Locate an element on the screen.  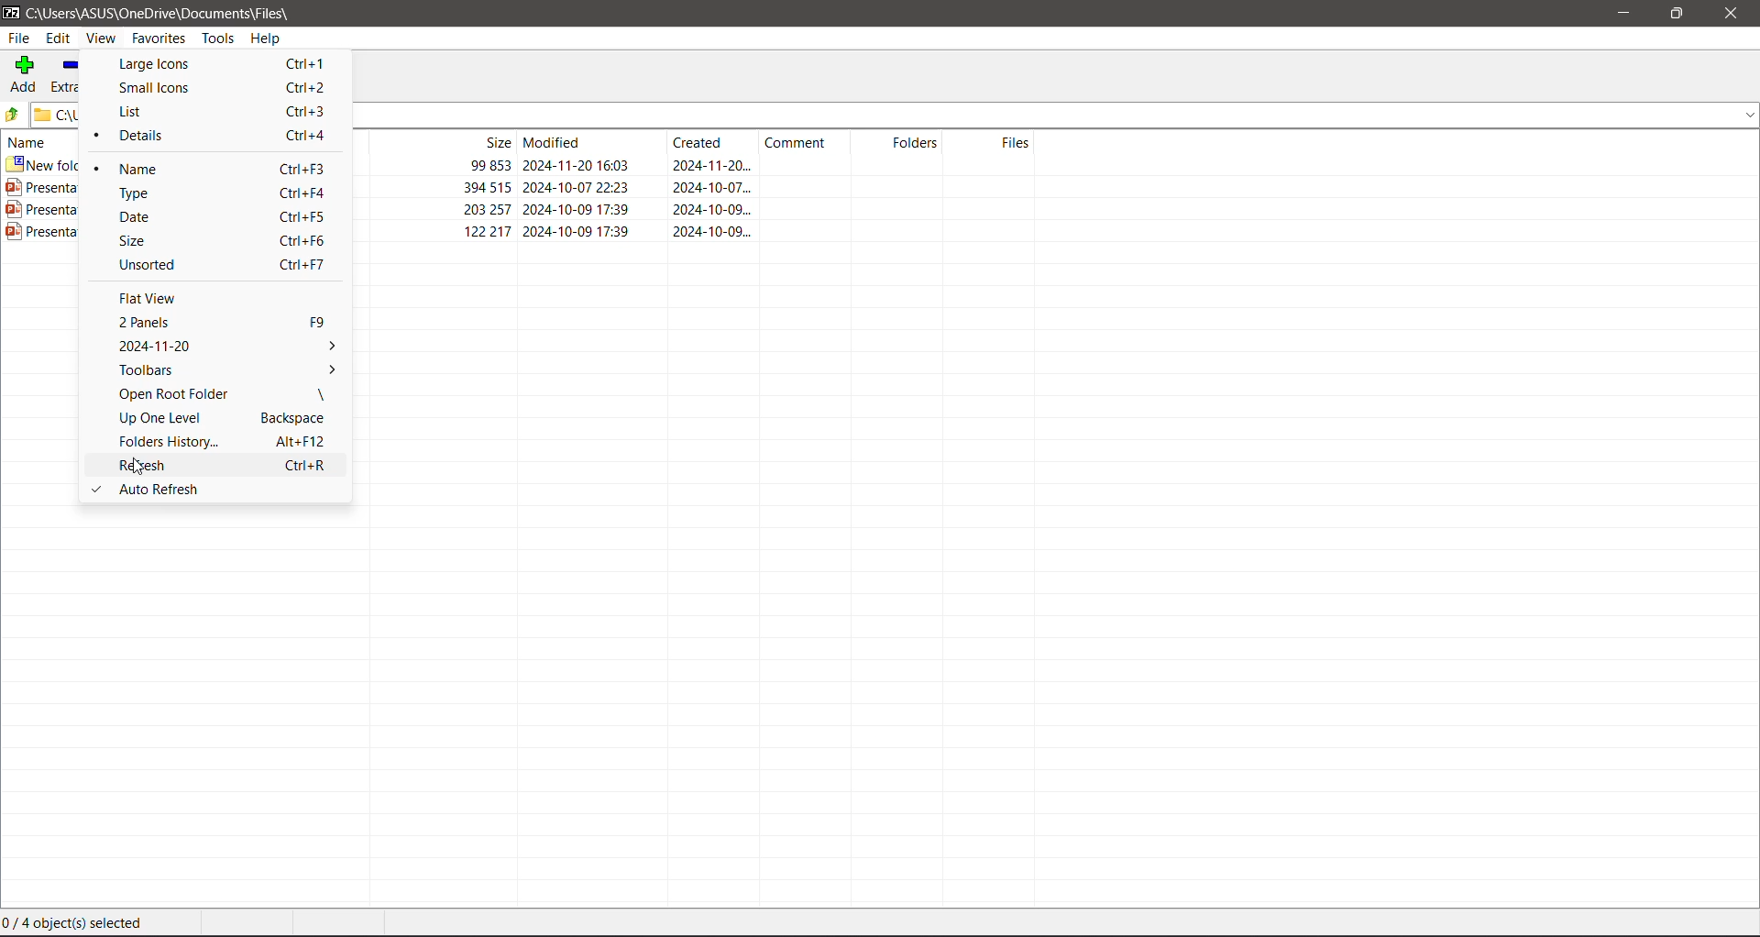
Open Root Folder is located at coordinates (175, 393).